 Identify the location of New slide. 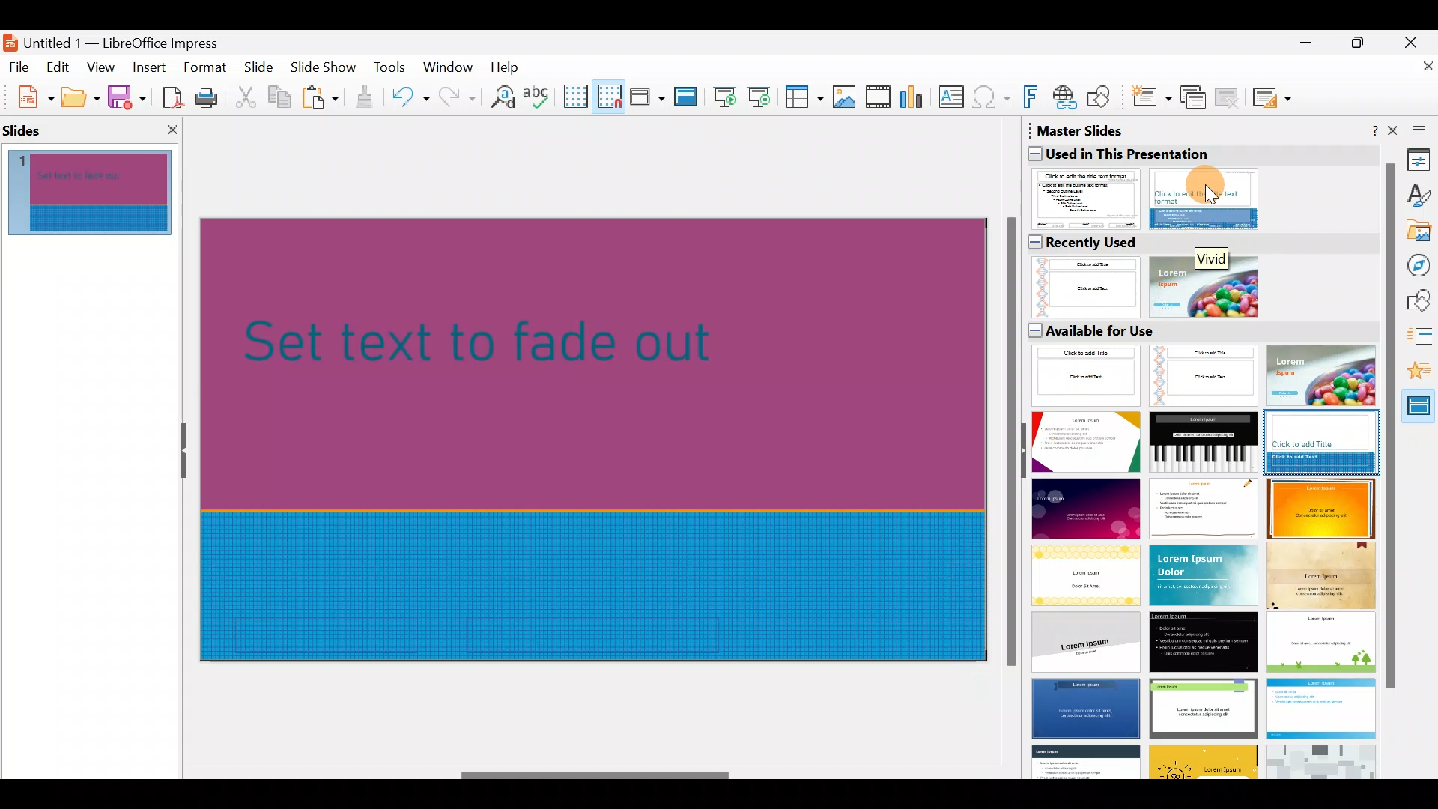
(1150, 101).